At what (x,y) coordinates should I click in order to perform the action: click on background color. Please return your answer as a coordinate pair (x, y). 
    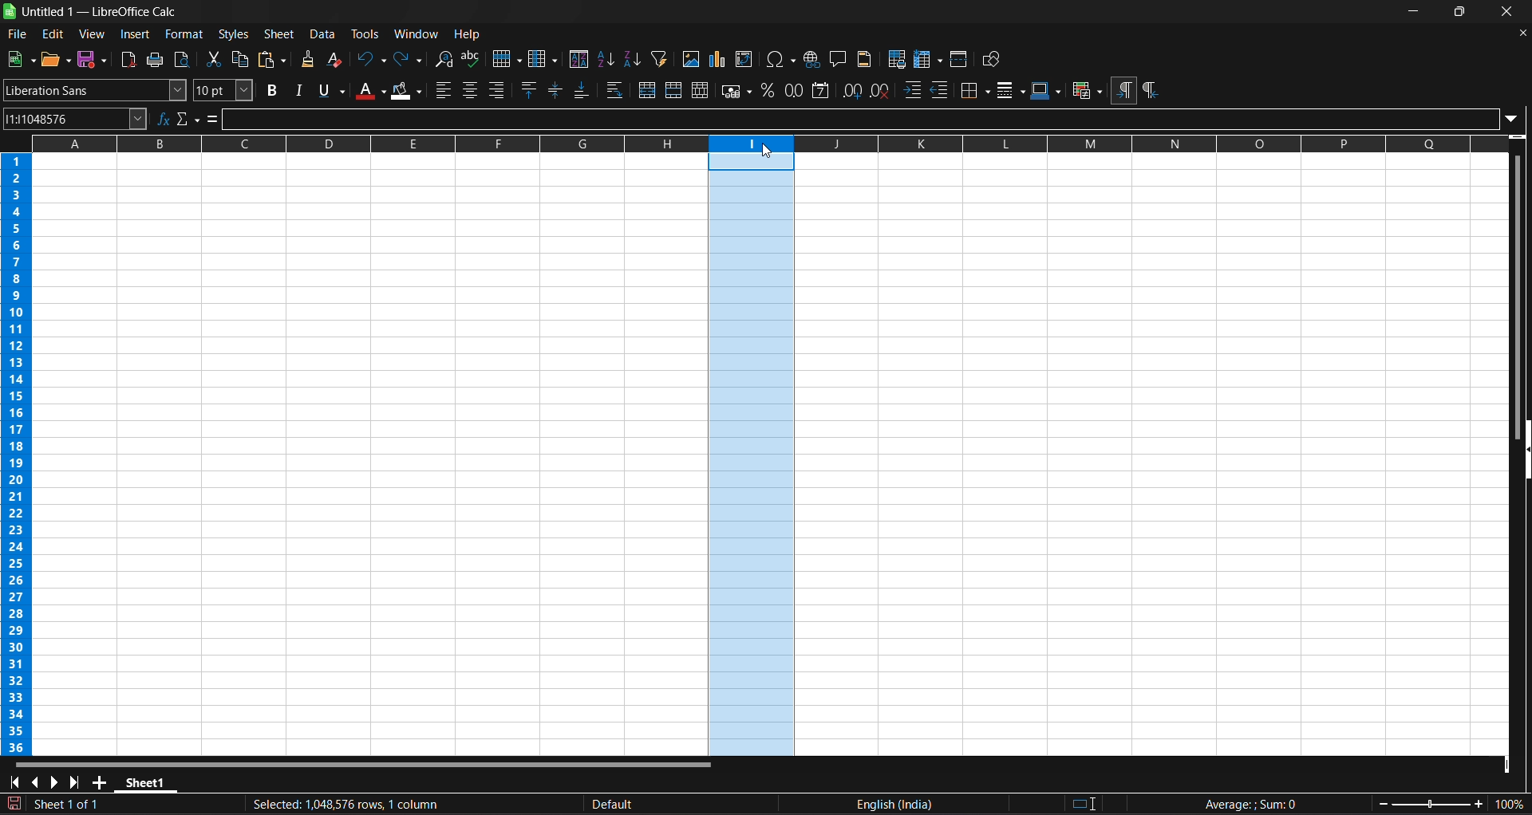
    Looking at the image, I should click on (407, 92).